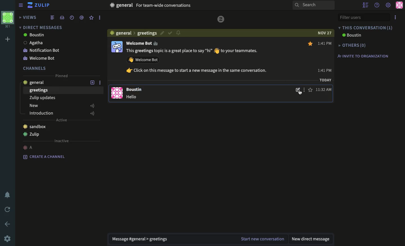 This screenshot has width=405, height=246. What do you see at coordinates (132, 33) in the screenshot?
I see `general > greetings` at bounding box center [132, 33].